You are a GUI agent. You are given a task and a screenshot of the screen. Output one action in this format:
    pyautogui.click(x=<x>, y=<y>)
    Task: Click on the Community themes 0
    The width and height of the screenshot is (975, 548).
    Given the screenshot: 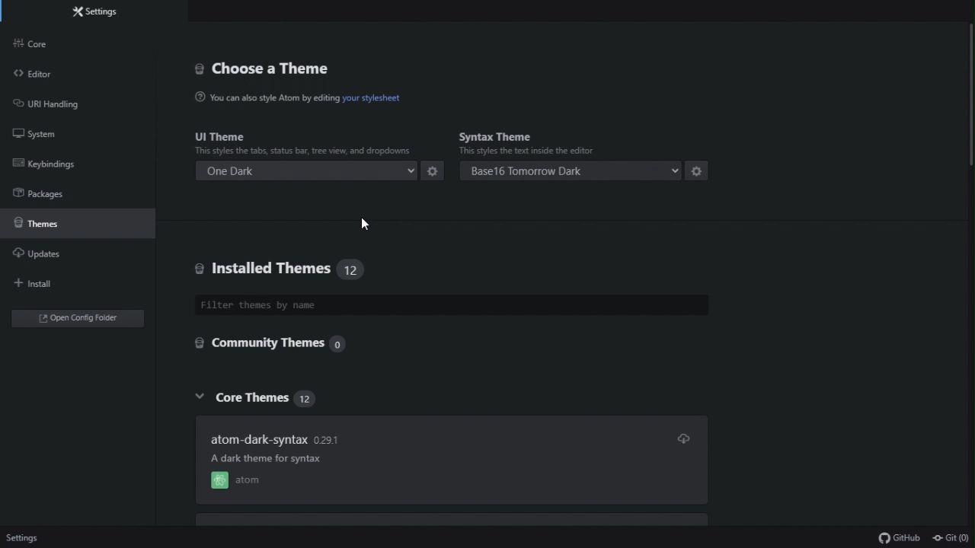 What is the action you would take?
    pyautogui.click(x=285, y=344)
    